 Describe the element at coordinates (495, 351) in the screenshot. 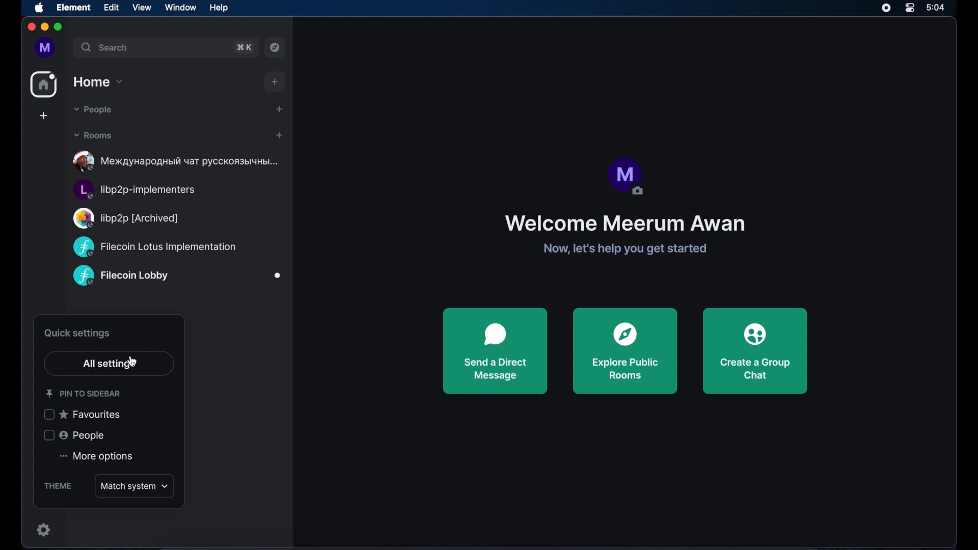

I see `send a direct message` at that location.